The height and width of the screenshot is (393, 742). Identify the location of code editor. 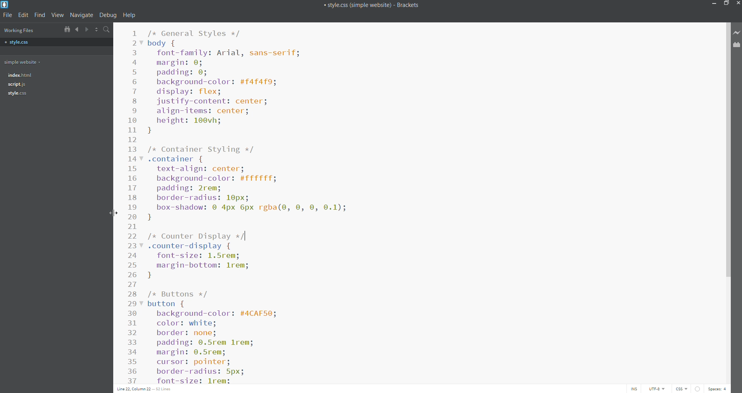
(422, 204).